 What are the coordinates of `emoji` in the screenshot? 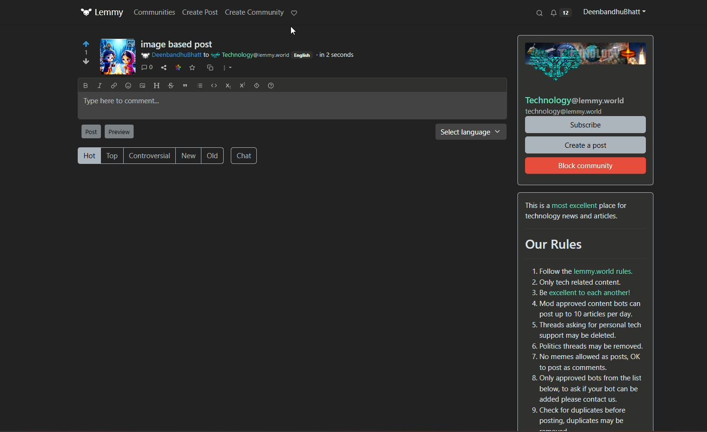 It's located at (127, 85).